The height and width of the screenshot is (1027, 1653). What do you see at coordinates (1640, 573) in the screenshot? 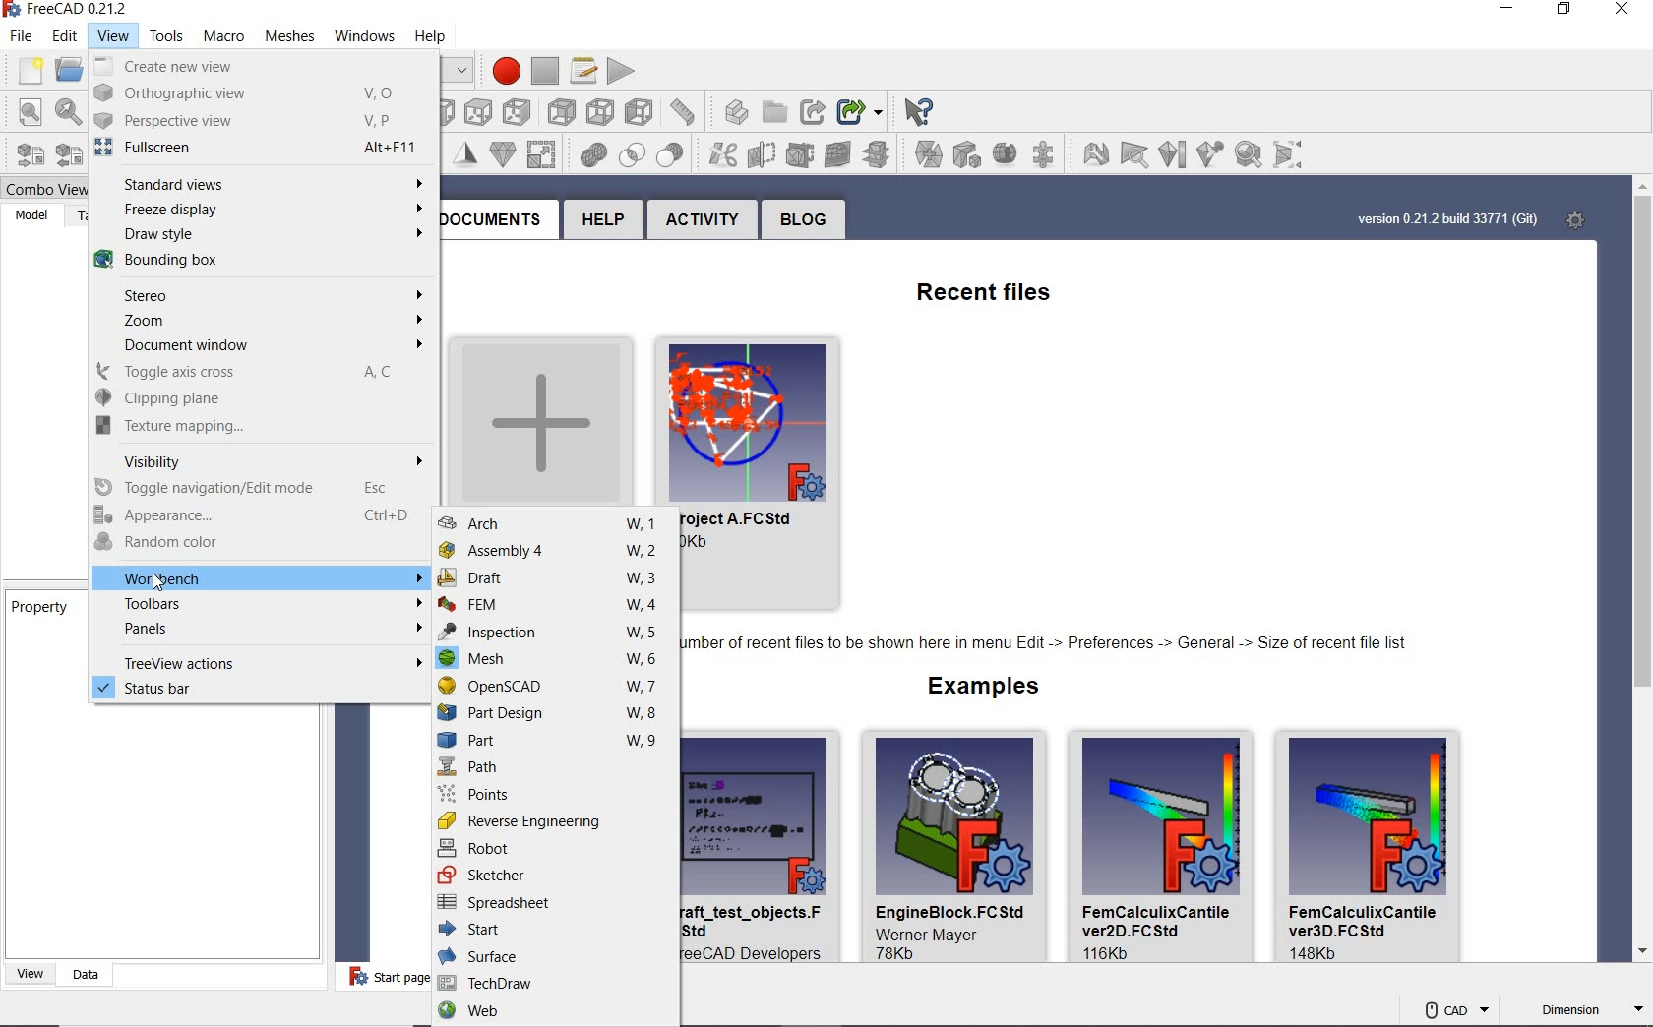
I see `scrollbar` at bounding box center [1640, 573].